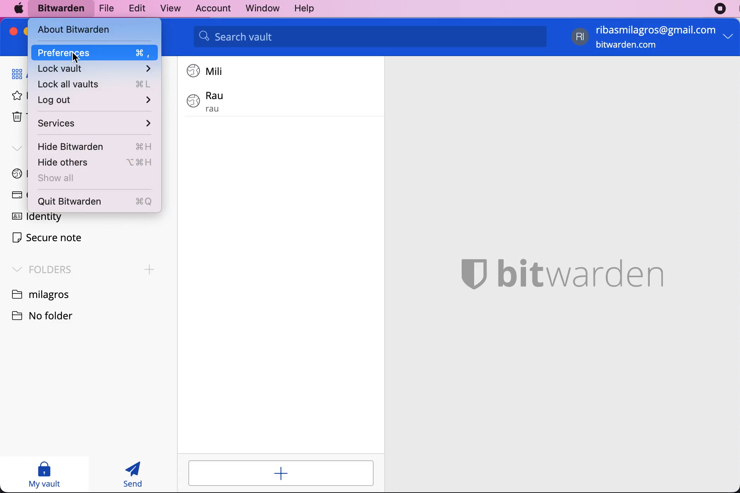  What do you see at coordinates (96, 124) in the screenshot?
I see `services` at bounding box center [96, 124].